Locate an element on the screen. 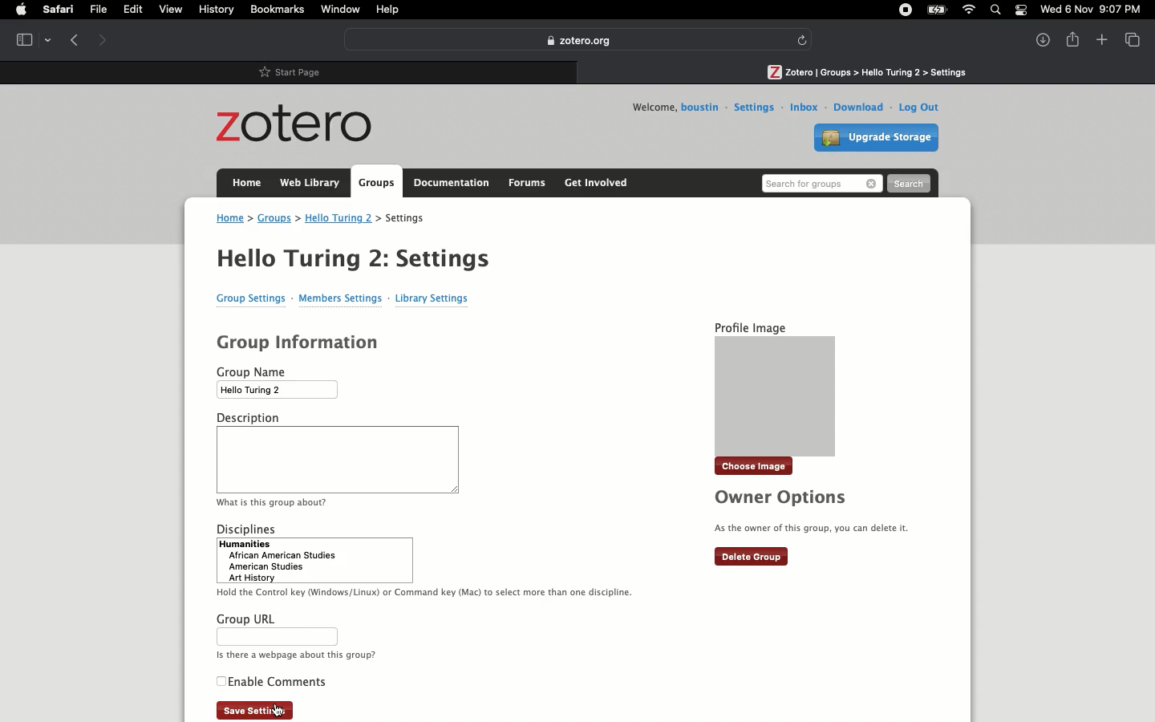 Image resolution: width=1155 pixels, height=722 pixels. Bookmarks is located at coordinates (278, 10).